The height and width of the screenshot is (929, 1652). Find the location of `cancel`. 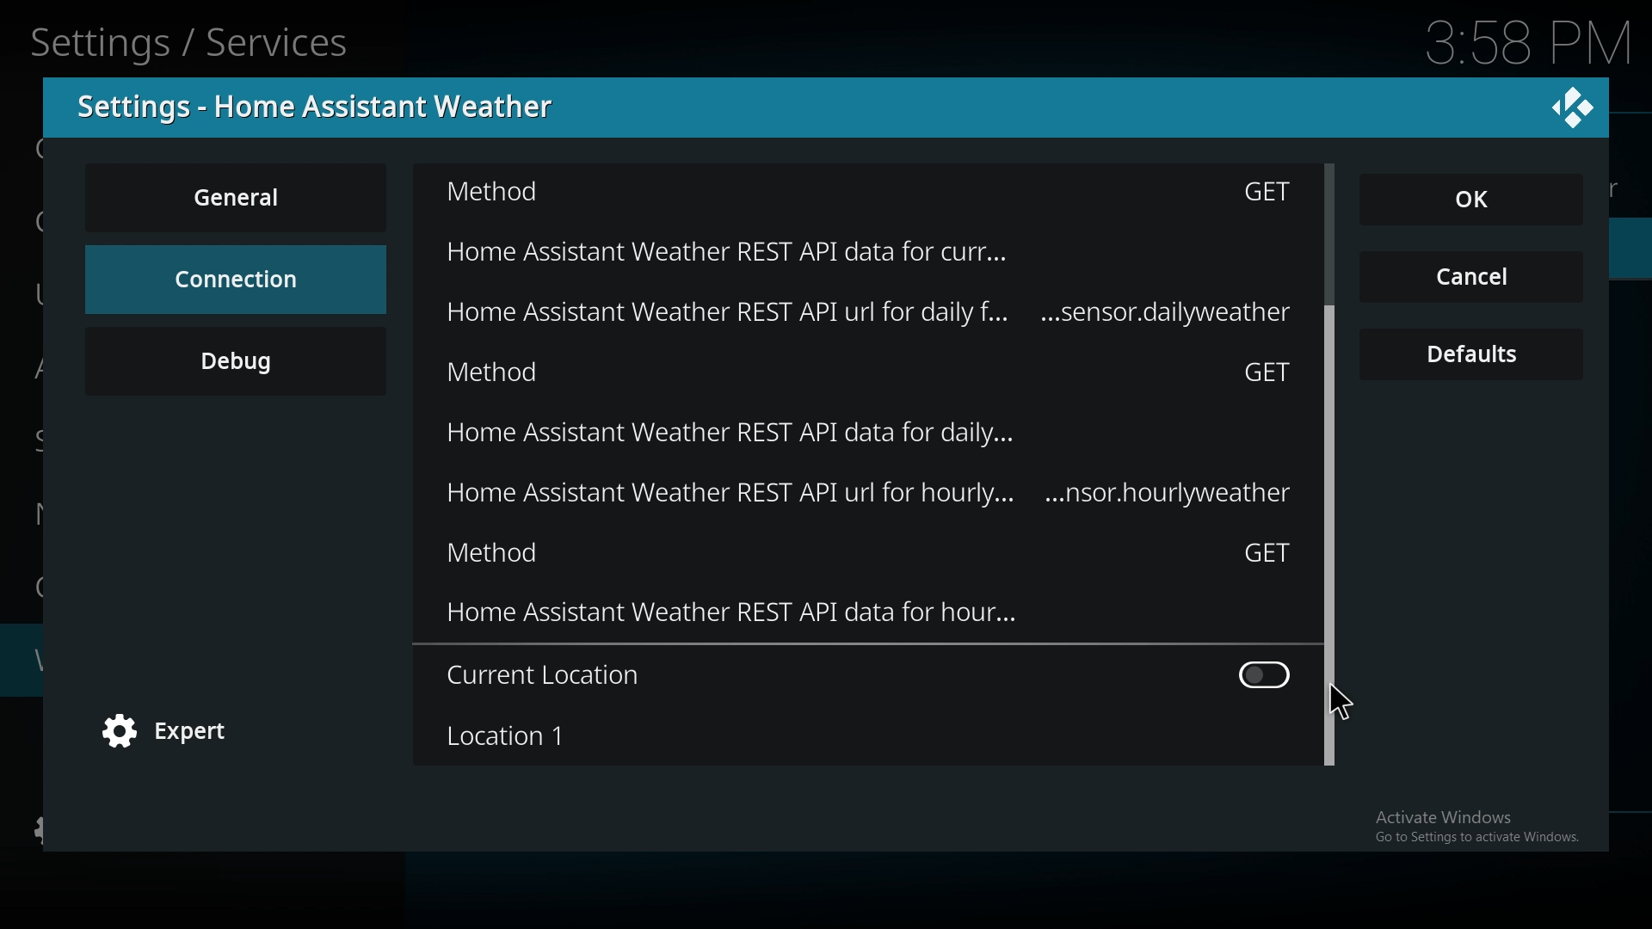

cancel is located at coordinates (1471, 279).